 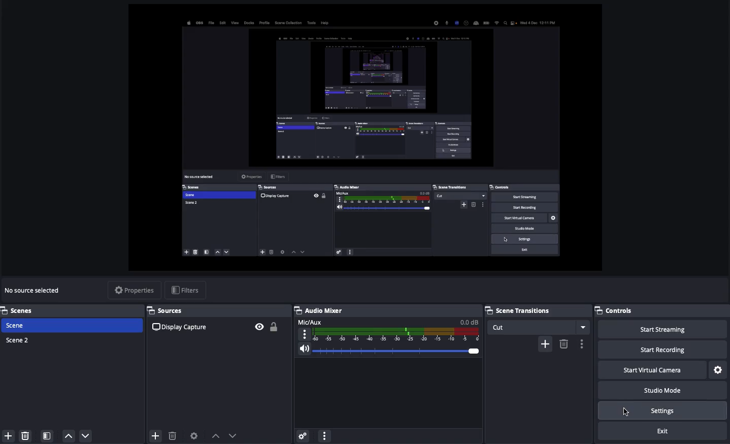 What do you see at coordinates (624, 411) in the screenshot?
I see `Cursor` at bounding box center [624, 411].